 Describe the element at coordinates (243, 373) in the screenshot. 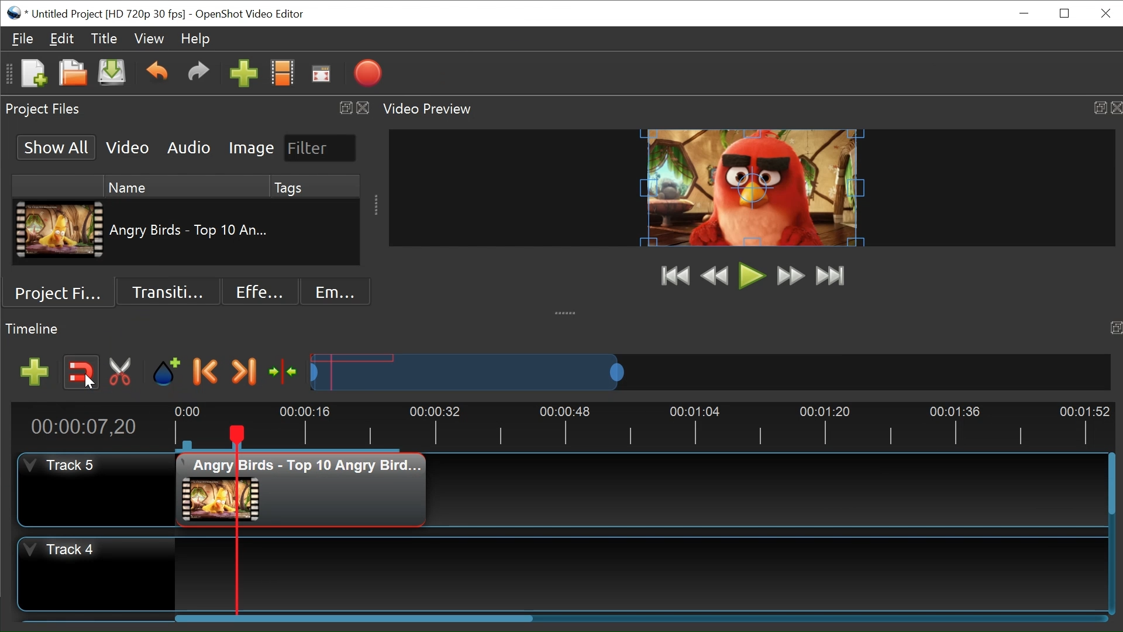

I see `Next Marker` at that location.